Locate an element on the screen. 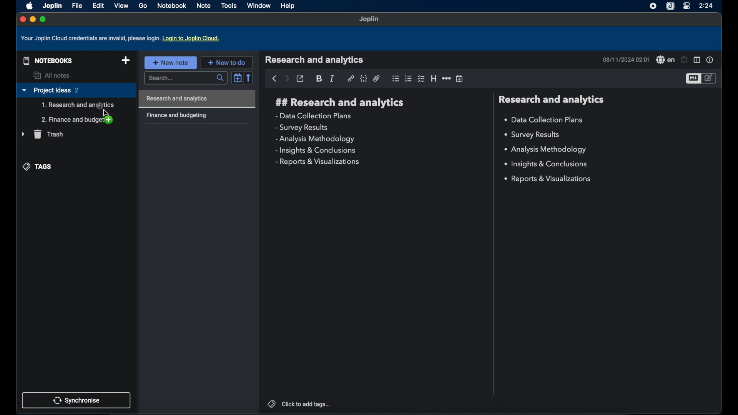 The height and width of the screenshot is (415, 738). insights and conclusions is located at coordinates (547, 164).